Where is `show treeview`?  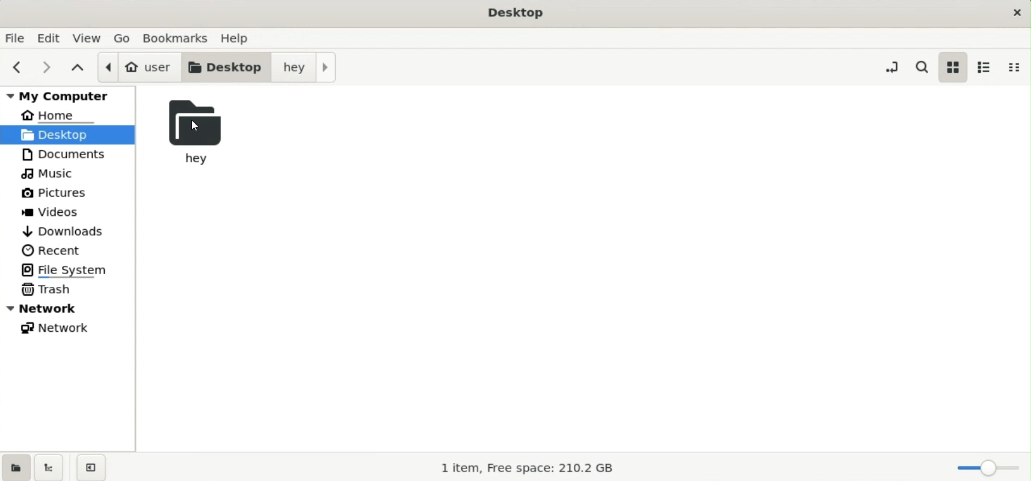
show treeview is located at coordinates (49, 467).